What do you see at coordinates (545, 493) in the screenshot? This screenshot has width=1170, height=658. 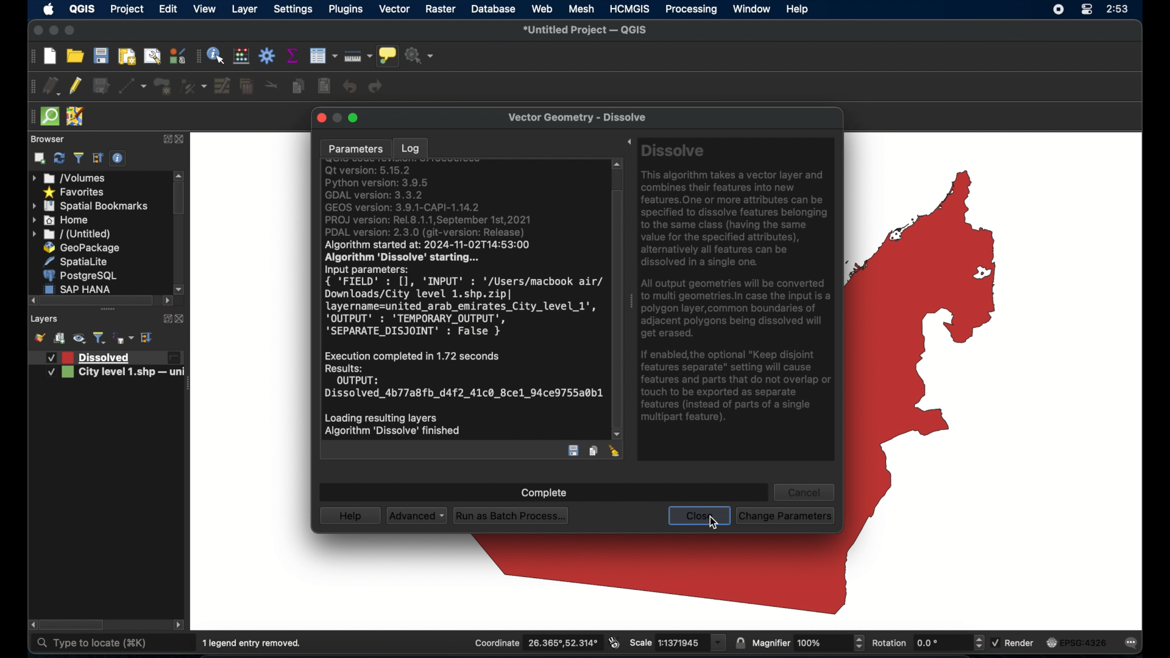 I see `complete` at bounding box center [545, 493].